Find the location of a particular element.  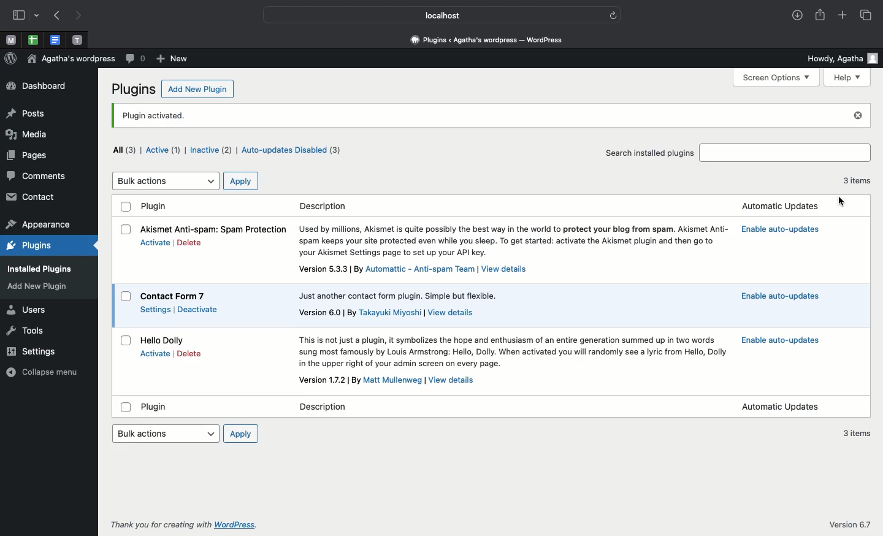

Pinned tabs is located at coordinates (56, 40).